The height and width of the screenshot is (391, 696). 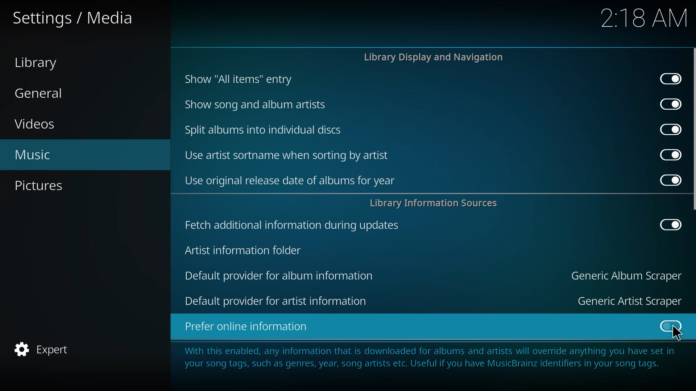 What do you see at coordinates (38, 125) in the screenshot?
I see `videos` at bounding box center [38, 125].